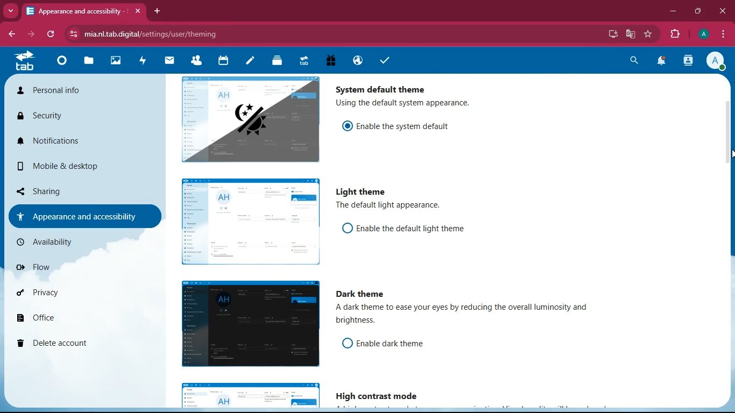 The width and height of the screenshot is (735, 413). I want to click on tab, so click(24, 61).